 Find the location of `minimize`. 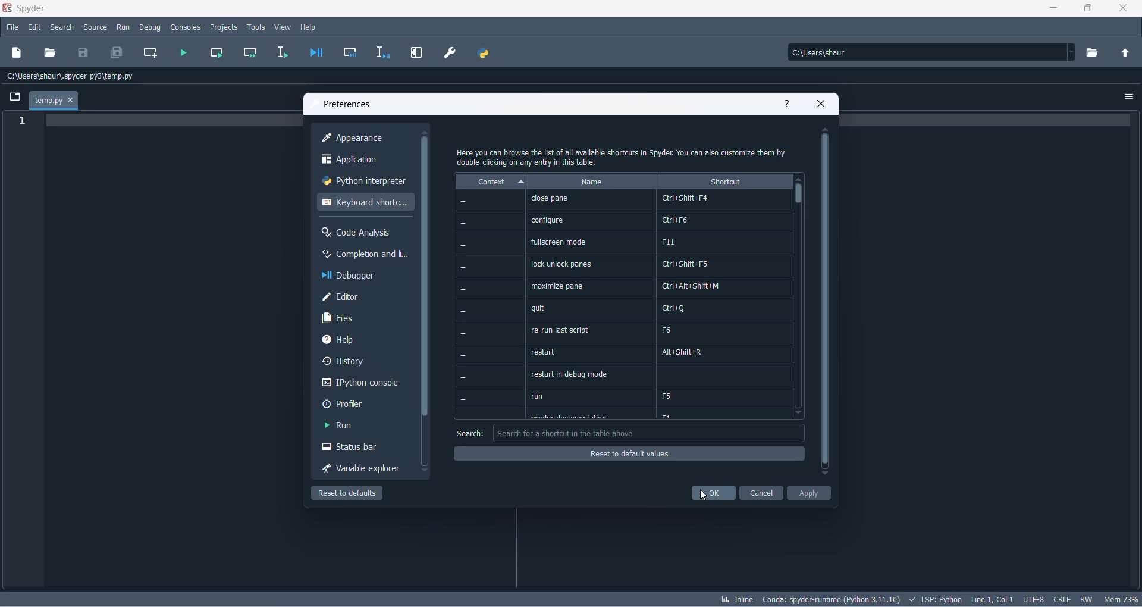

minimize is located at coordinates (1053, 12).